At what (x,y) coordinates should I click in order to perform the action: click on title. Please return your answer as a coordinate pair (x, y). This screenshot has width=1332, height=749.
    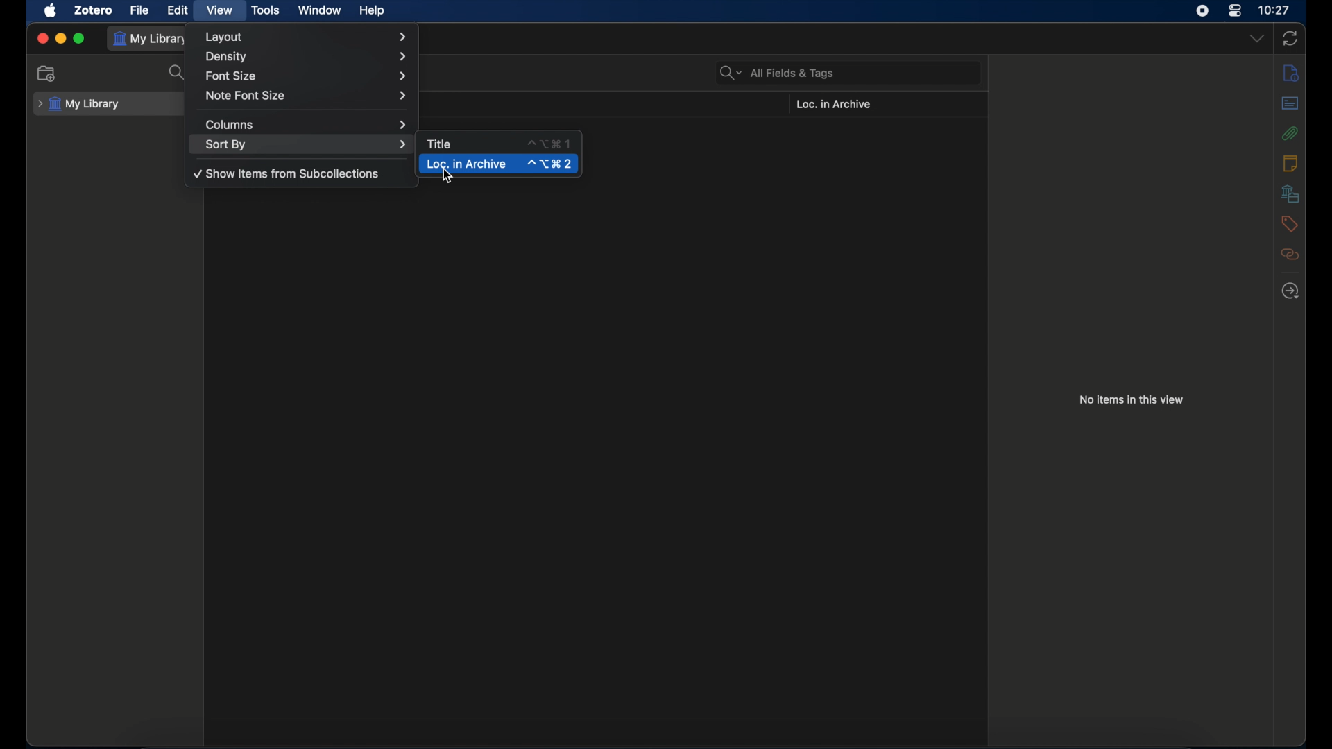
    Looking at the image, I should click on (438, 144).